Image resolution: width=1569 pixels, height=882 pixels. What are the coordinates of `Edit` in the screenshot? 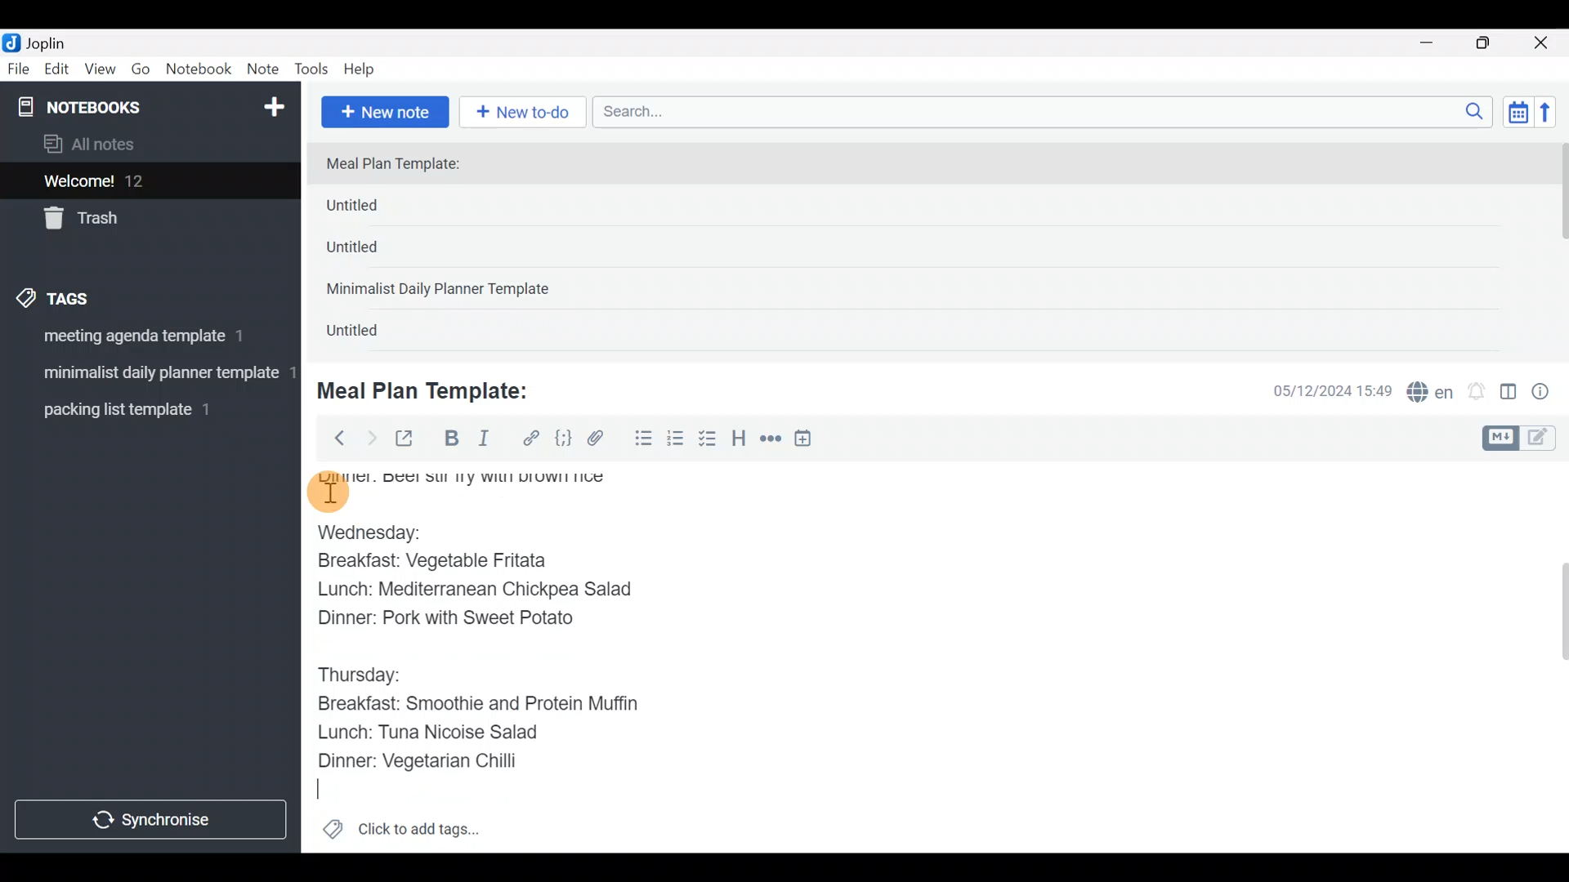 It's located at (57, 72).